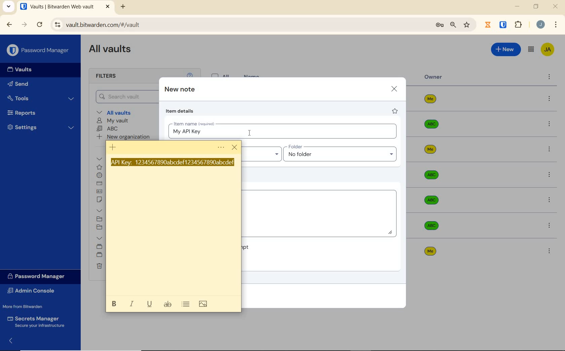 This screenshot has width=565, height=351. I want to click on FORWARD, so click(25, 25).